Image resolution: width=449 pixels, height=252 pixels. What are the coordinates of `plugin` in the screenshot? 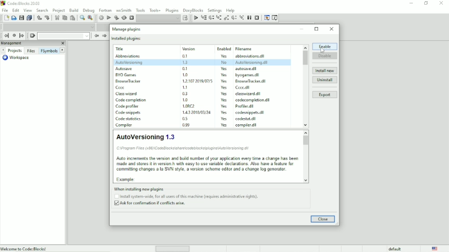 It's located at (129, 56).